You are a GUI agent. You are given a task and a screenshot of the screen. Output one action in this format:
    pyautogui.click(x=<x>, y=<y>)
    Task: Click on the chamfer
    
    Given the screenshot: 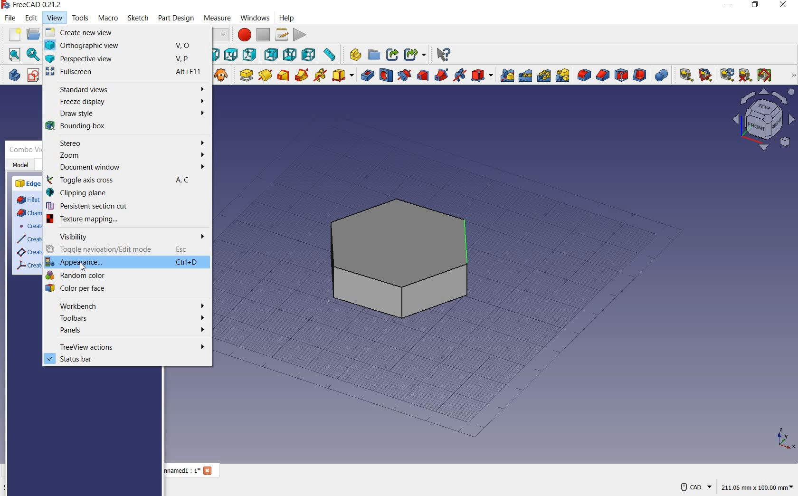 What is the action you would take?
    pyautogui.click(x=603, y=76)
    